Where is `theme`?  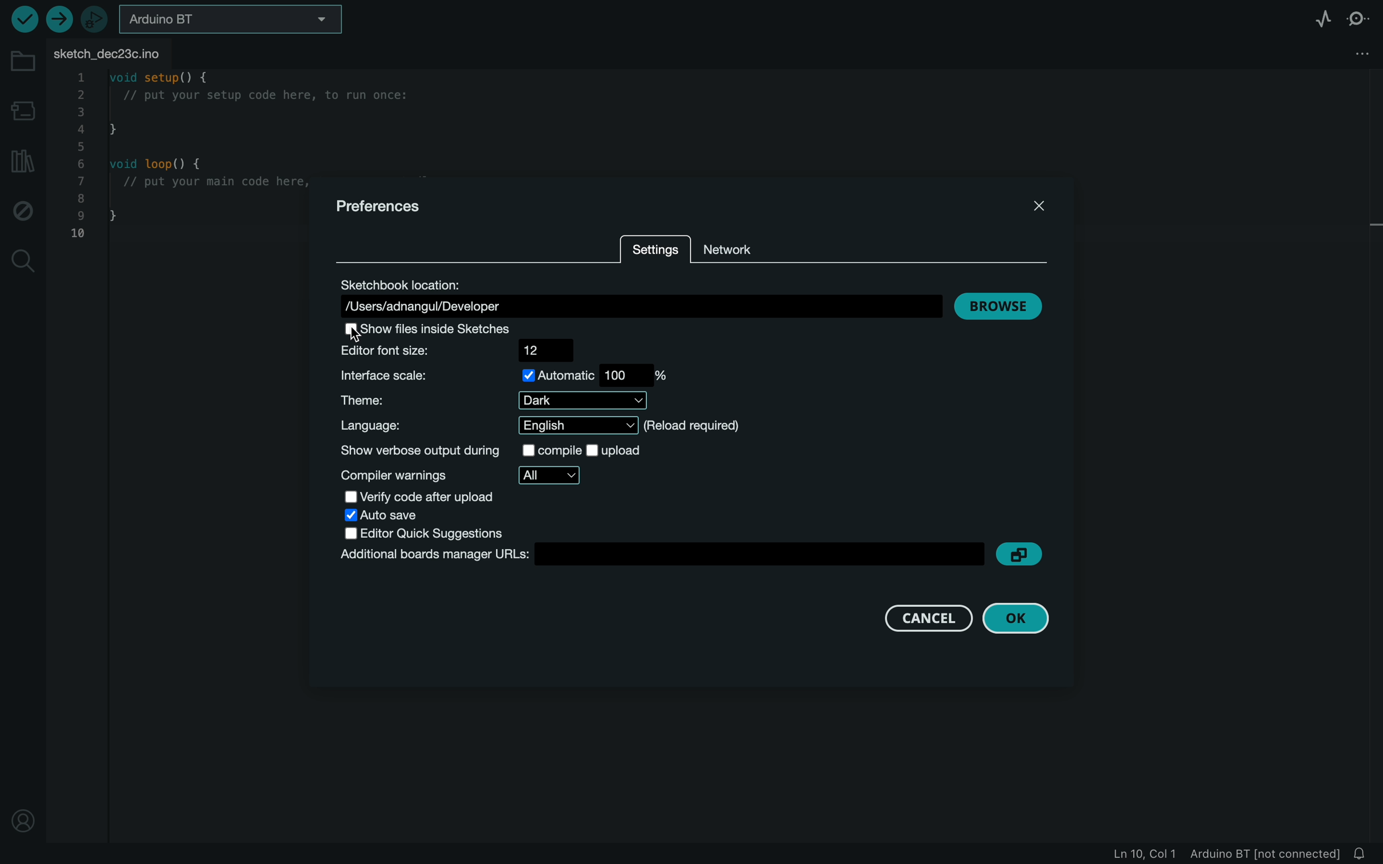
theme is located at coordinates (502, 401).